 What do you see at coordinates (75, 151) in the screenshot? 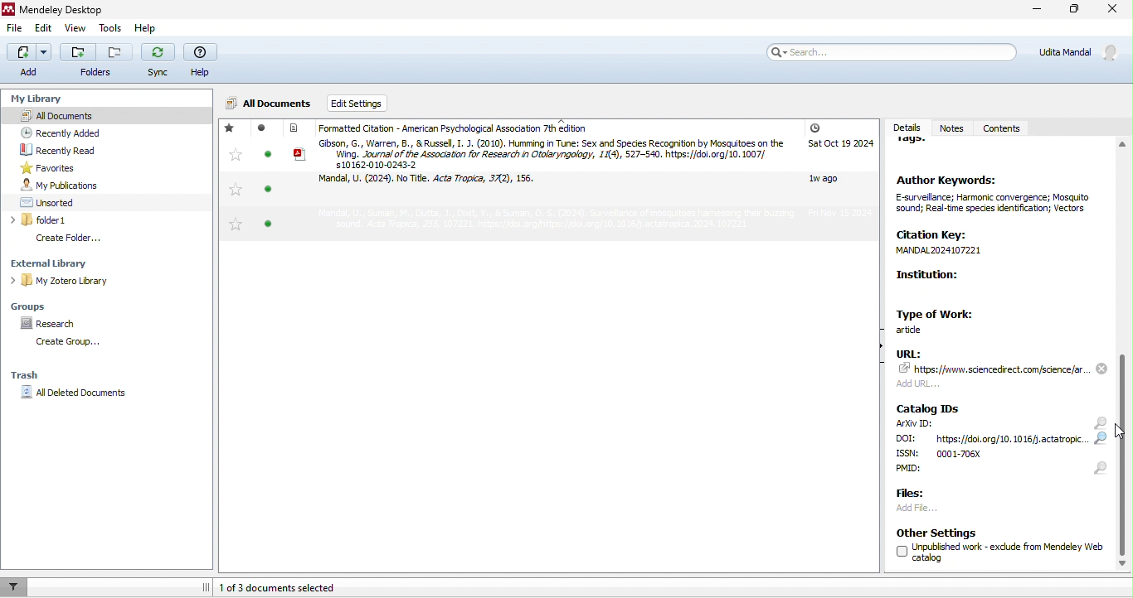
I see `recently read` at bounding box center [75, 151].